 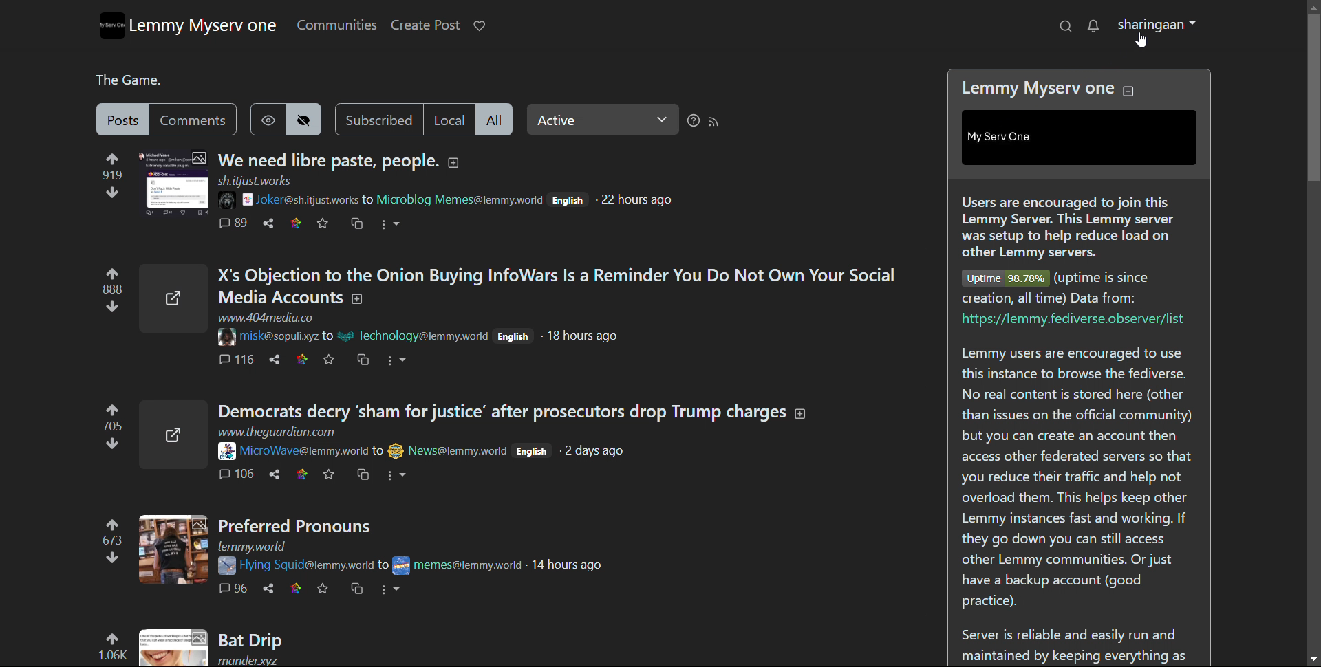 What do you see at coordinates (115, 409) in the screenshot?
I see `upvotes` at bounding box center [115, 409].